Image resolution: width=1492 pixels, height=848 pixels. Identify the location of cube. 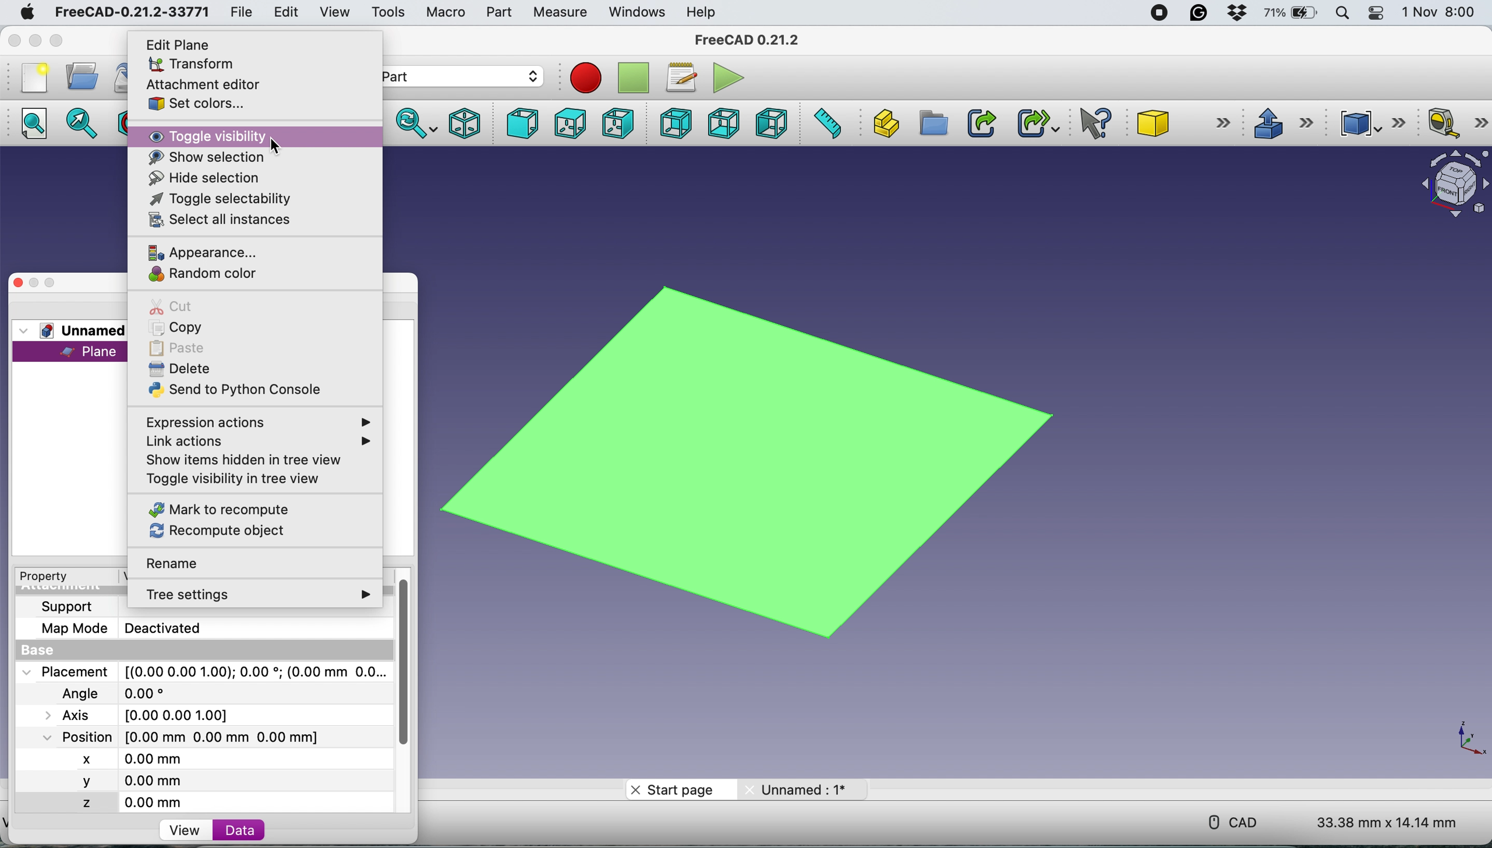
(1183, 125).